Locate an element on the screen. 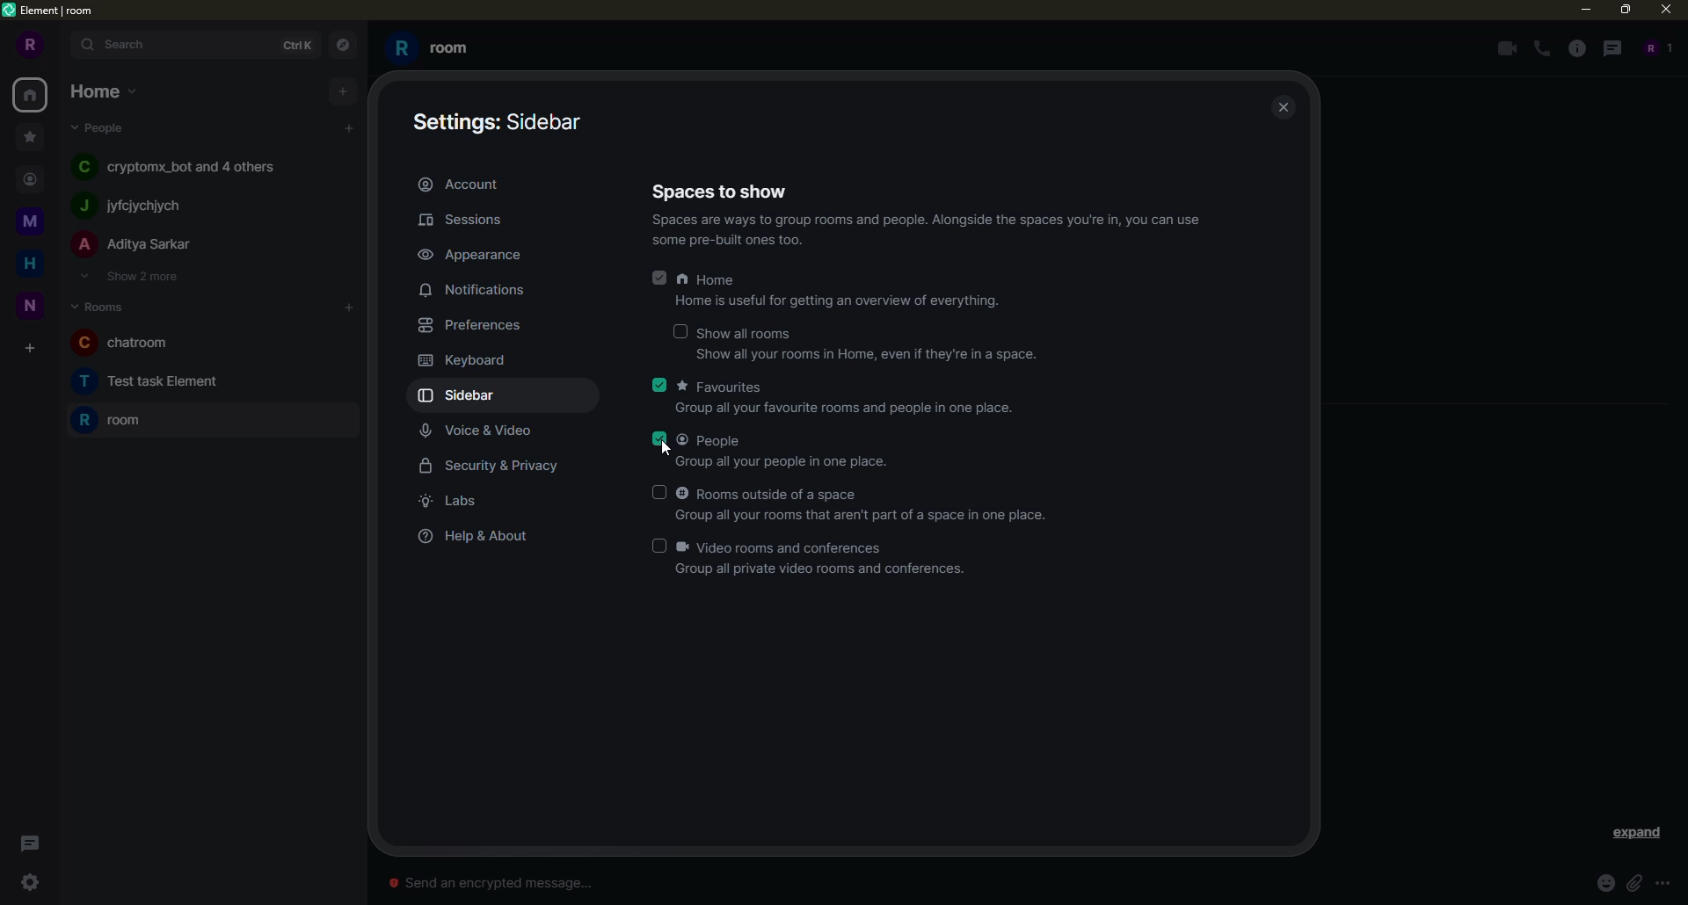  close is located at coordinates (1288, 108).